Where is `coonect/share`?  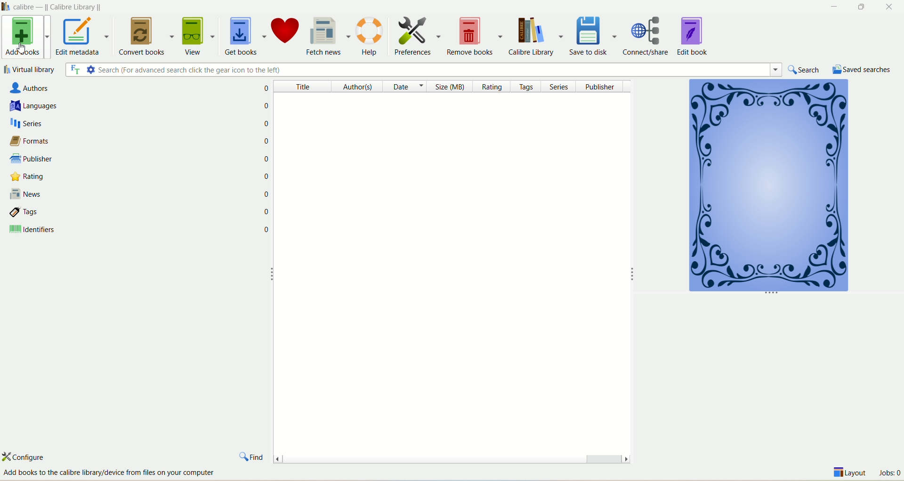
coonect/share is located at coordinates (649, 35).